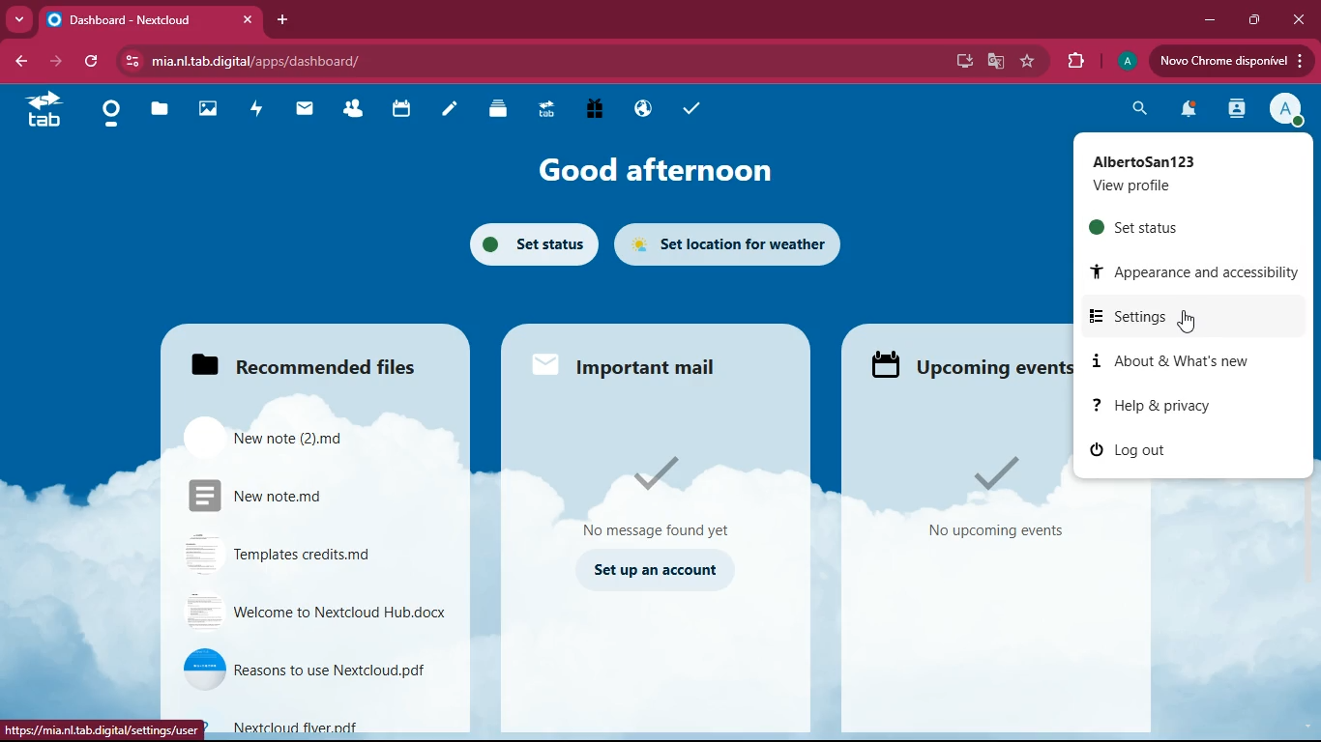 The height and width of the screenshot is (742, 1321). What do you see at coordinates (298, 363) in the screenshot?
I see `files` at bounding box center [298, 363].